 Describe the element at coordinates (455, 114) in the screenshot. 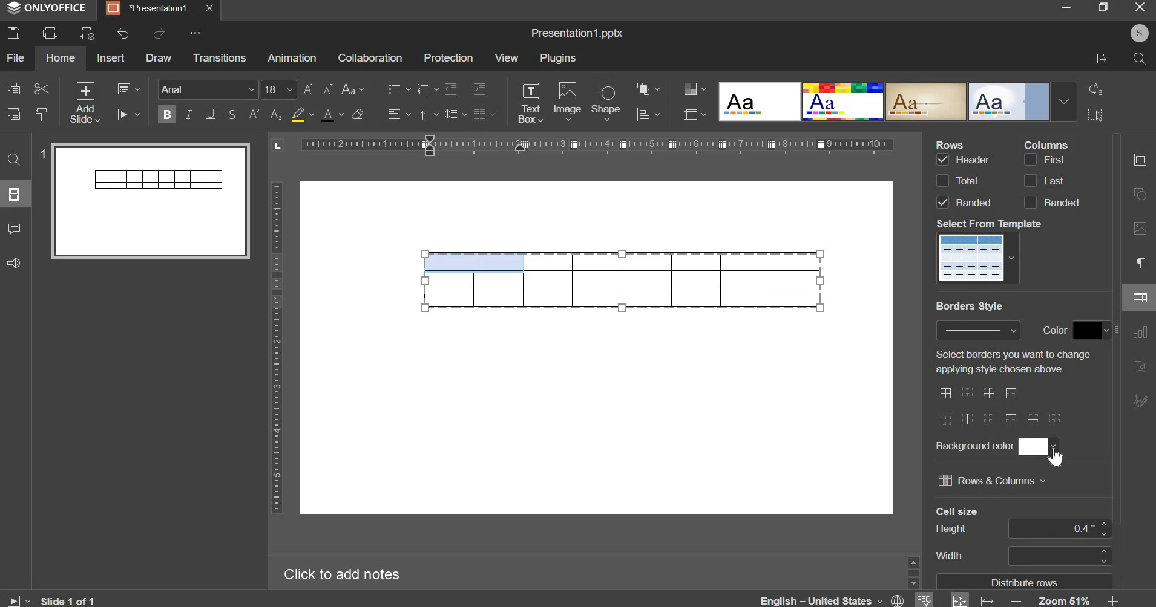

I see `line spacing` at that location.